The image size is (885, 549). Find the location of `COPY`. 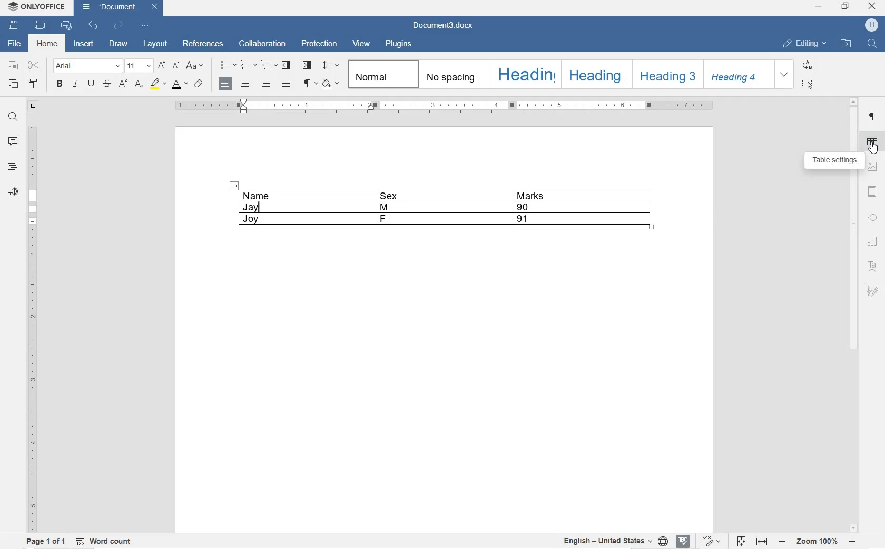

COPY is located at coordinates (13, 66).